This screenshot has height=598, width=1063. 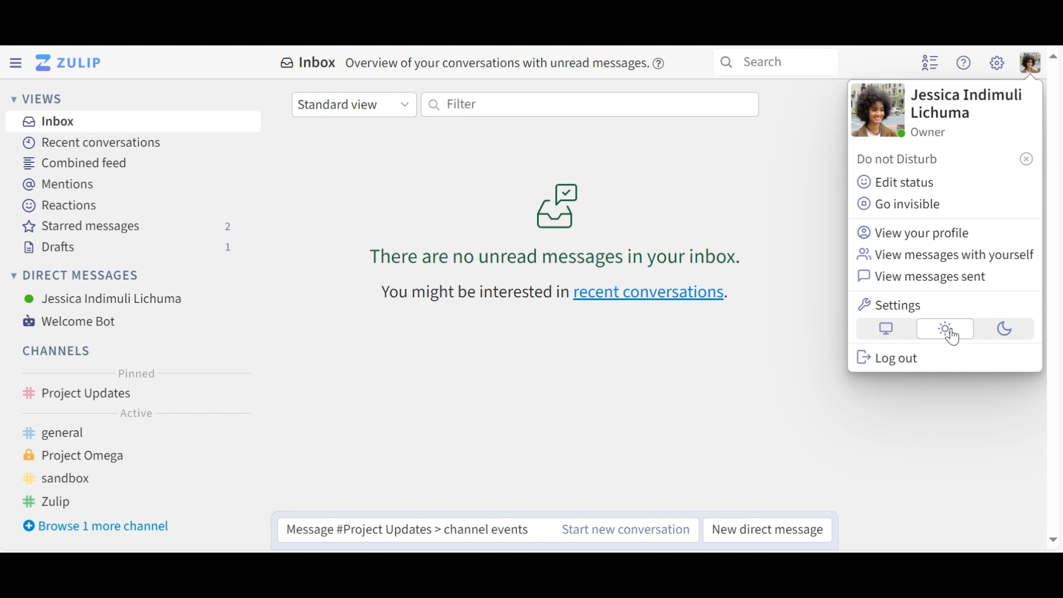 What do you see at coordinates (965, 64) in the screenshot?
I see `Help menu` at bounding box center [965, 64].